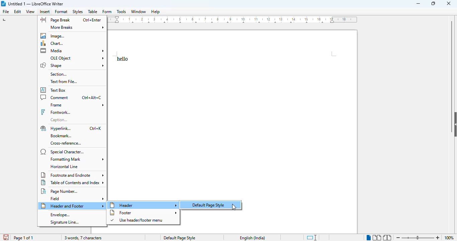 The image size is (457, 241). I want to click on multi-page view, so click(377, 238).